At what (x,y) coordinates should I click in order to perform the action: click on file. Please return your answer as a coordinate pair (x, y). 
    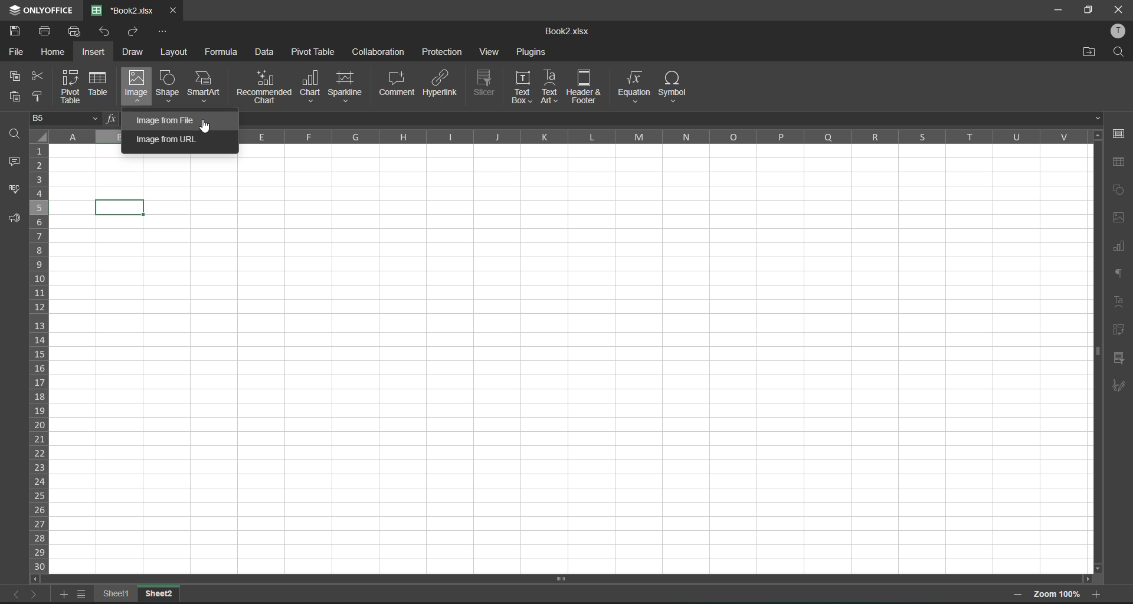
    Looking at the image, I should click on (15, 52).